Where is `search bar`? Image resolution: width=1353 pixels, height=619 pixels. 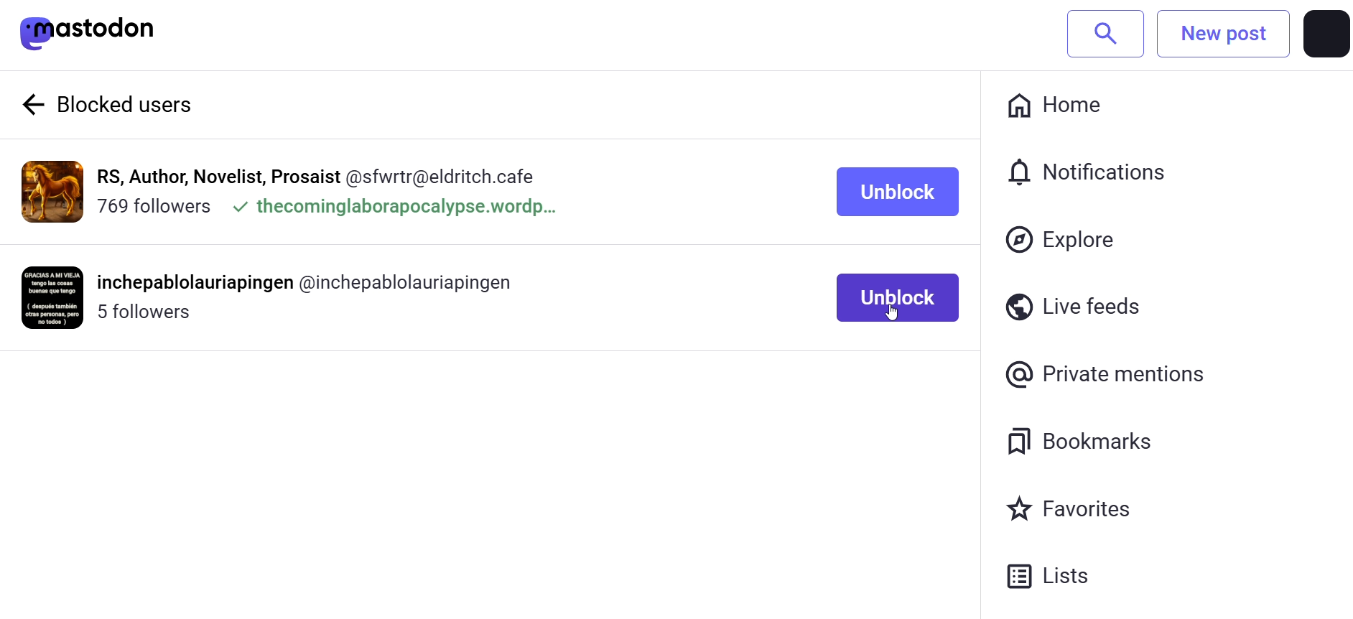
search bar is located at coordinates (1105, 32).